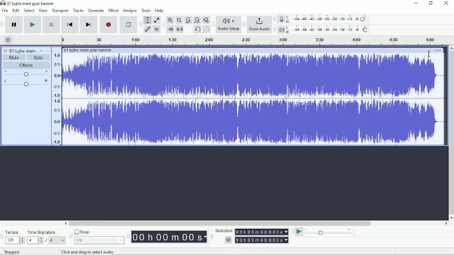 The width and height of the screenshot is (454, 255). What do you see at coordinates (39, 58) in the screenshot?
I see `Solo` at bounding box center [39, 58].